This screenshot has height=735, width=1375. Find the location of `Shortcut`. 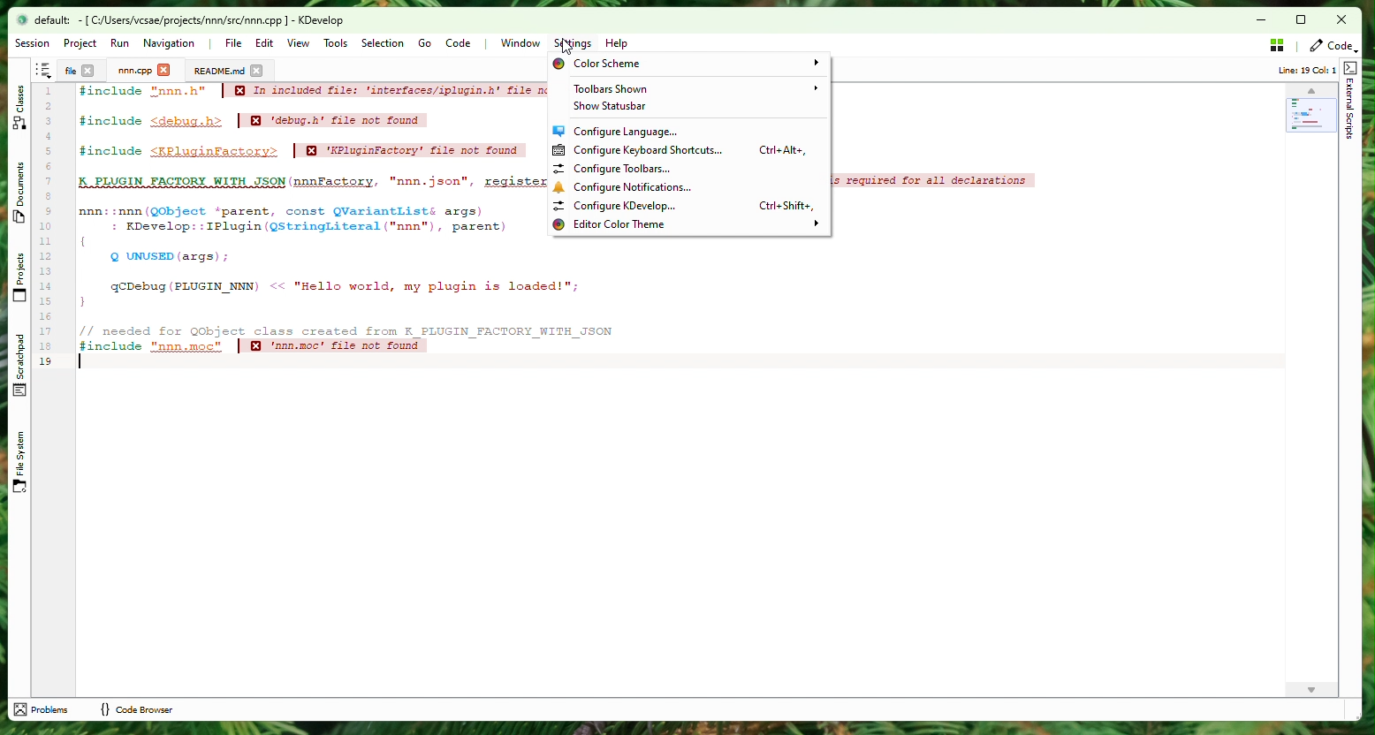

Shortcut is located at coordinates (46, 69).